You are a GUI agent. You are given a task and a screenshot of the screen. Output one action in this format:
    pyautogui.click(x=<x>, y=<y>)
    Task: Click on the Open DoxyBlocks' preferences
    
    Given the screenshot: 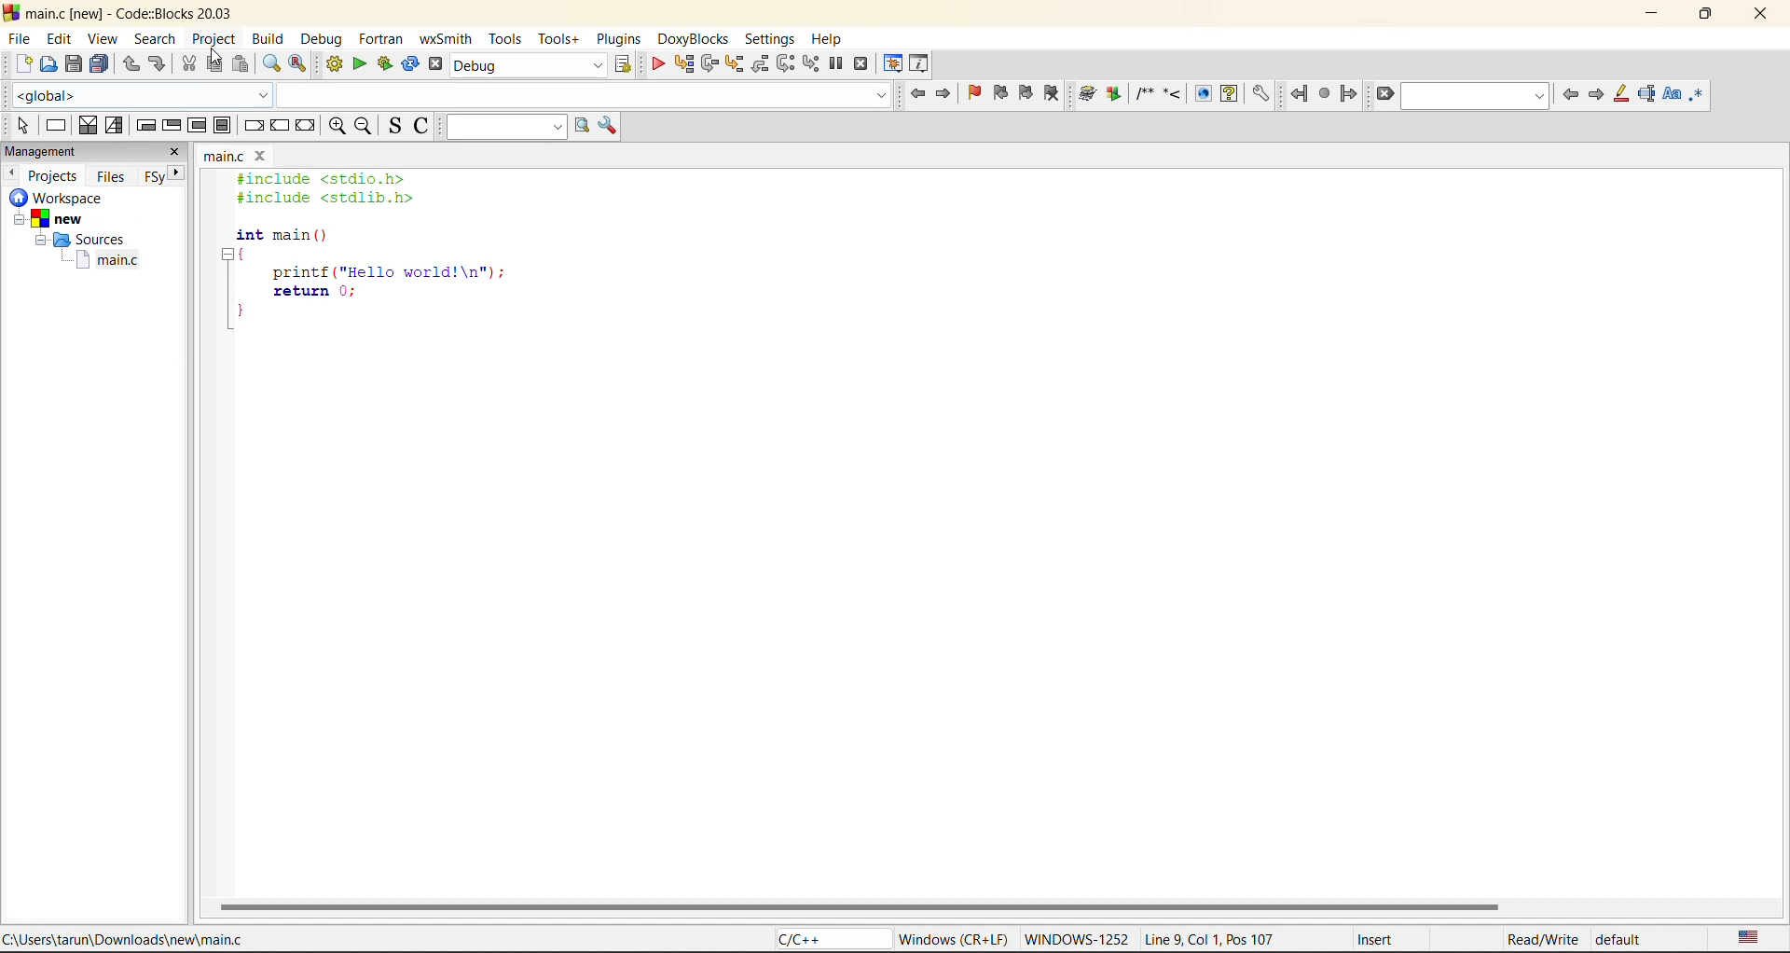 What is the action you would take?
    pyautogui.click(x=1259, y=94)
    